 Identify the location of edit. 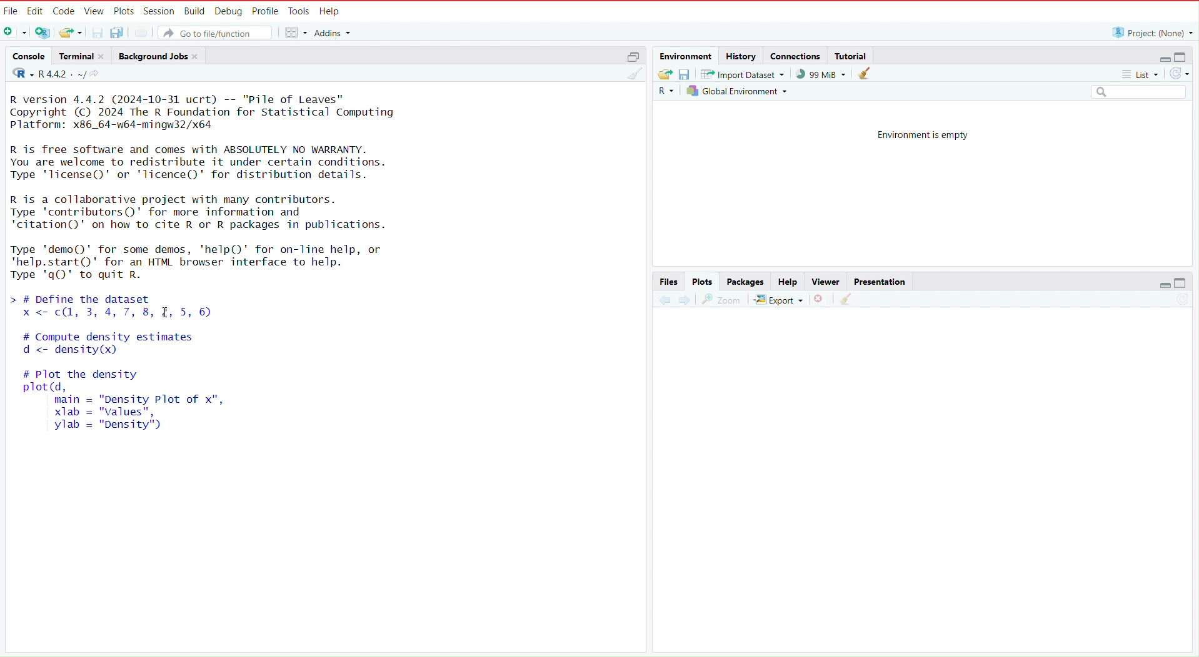
(36, 10).